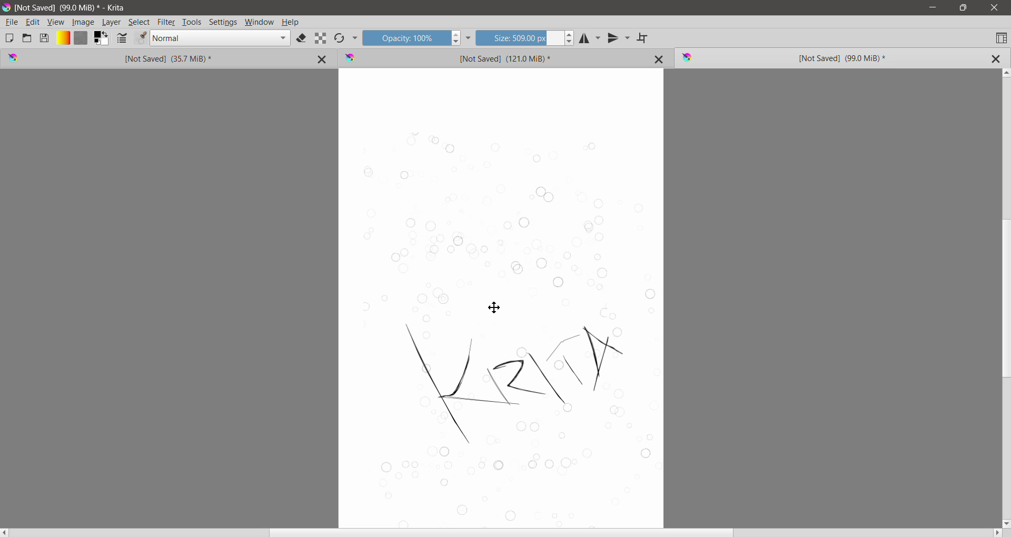 The height and width of the screenshot is (537, 1011). I want to click on Open an Existing Document, so click(27, 37).